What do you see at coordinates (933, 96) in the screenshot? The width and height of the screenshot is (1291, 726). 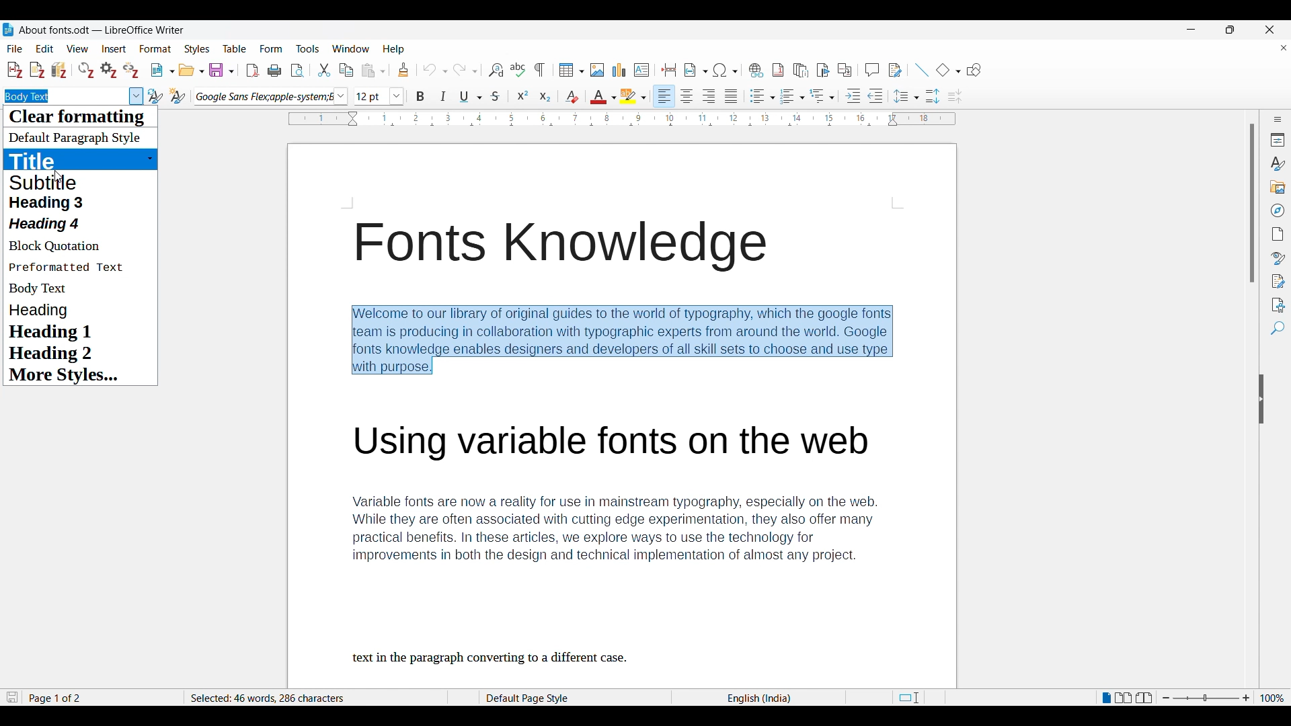 I see `Increase paragraph space` at bounding box center [933, 96].